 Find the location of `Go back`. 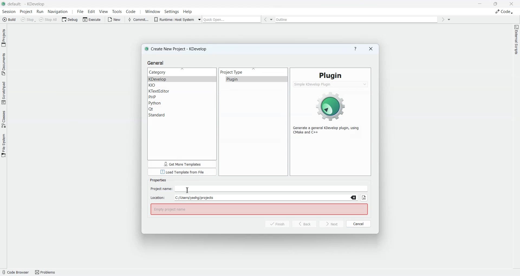

Go back is located at coordinates (265, 19).